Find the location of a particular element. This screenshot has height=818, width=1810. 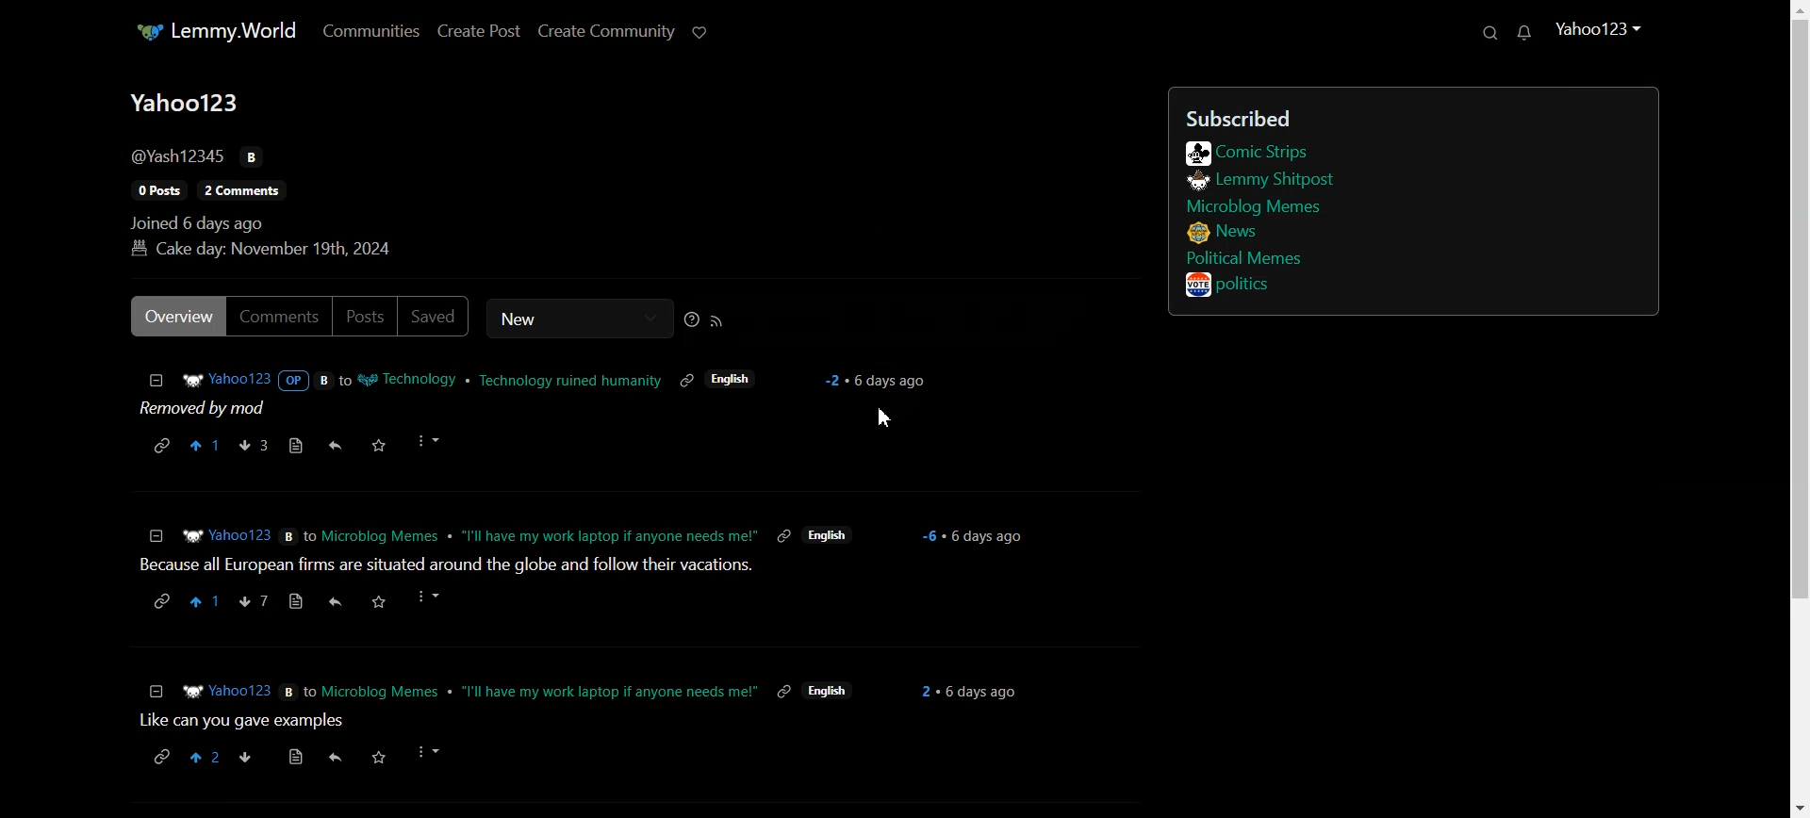

Bf Yahool123 8 to Microblog Memes is located at coordinates (310, 541).